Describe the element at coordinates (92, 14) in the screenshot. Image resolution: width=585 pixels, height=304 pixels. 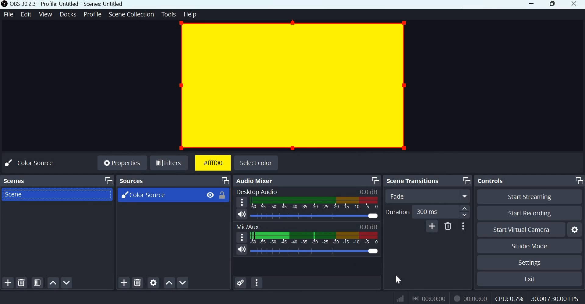
I see `Profile` at that location.